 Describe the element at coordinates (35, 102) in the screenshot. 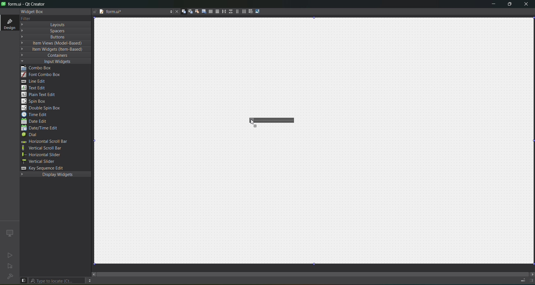

I see `spin box` at that location.